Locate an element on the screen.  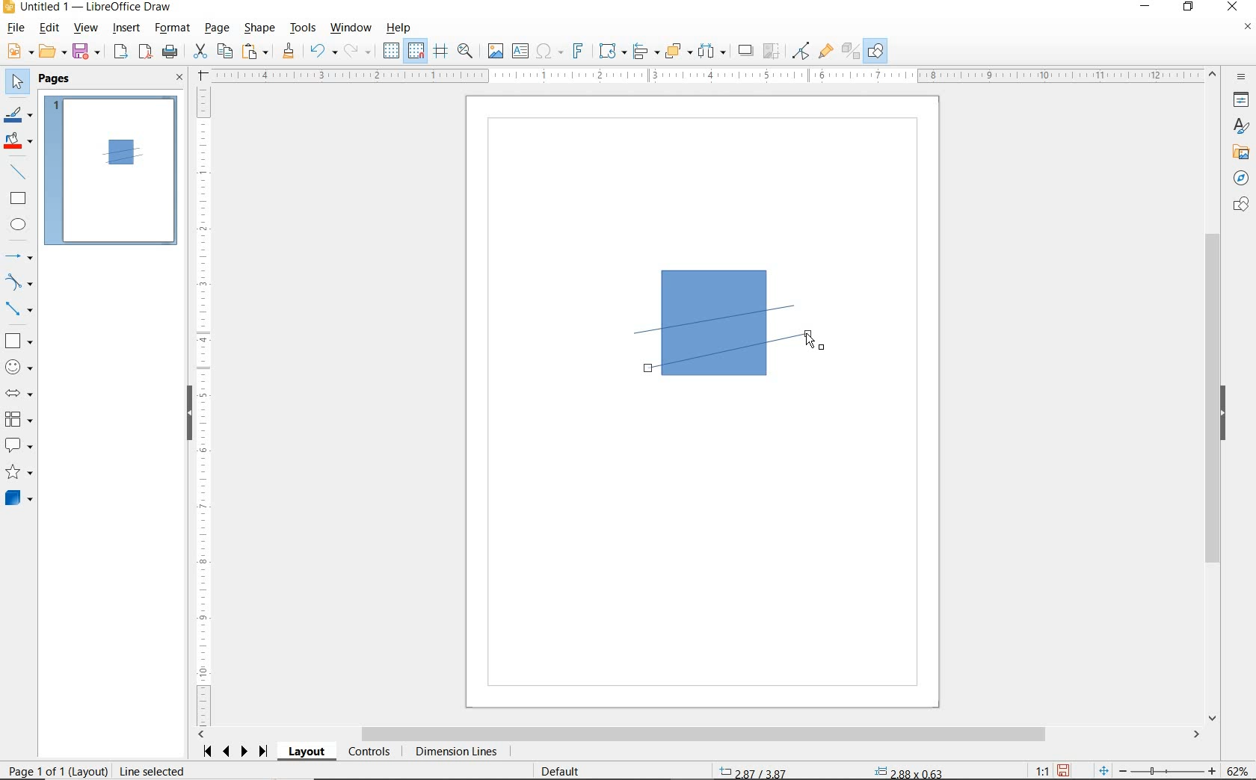
EXPORT AS PDF is located at coordinates (147, 53).